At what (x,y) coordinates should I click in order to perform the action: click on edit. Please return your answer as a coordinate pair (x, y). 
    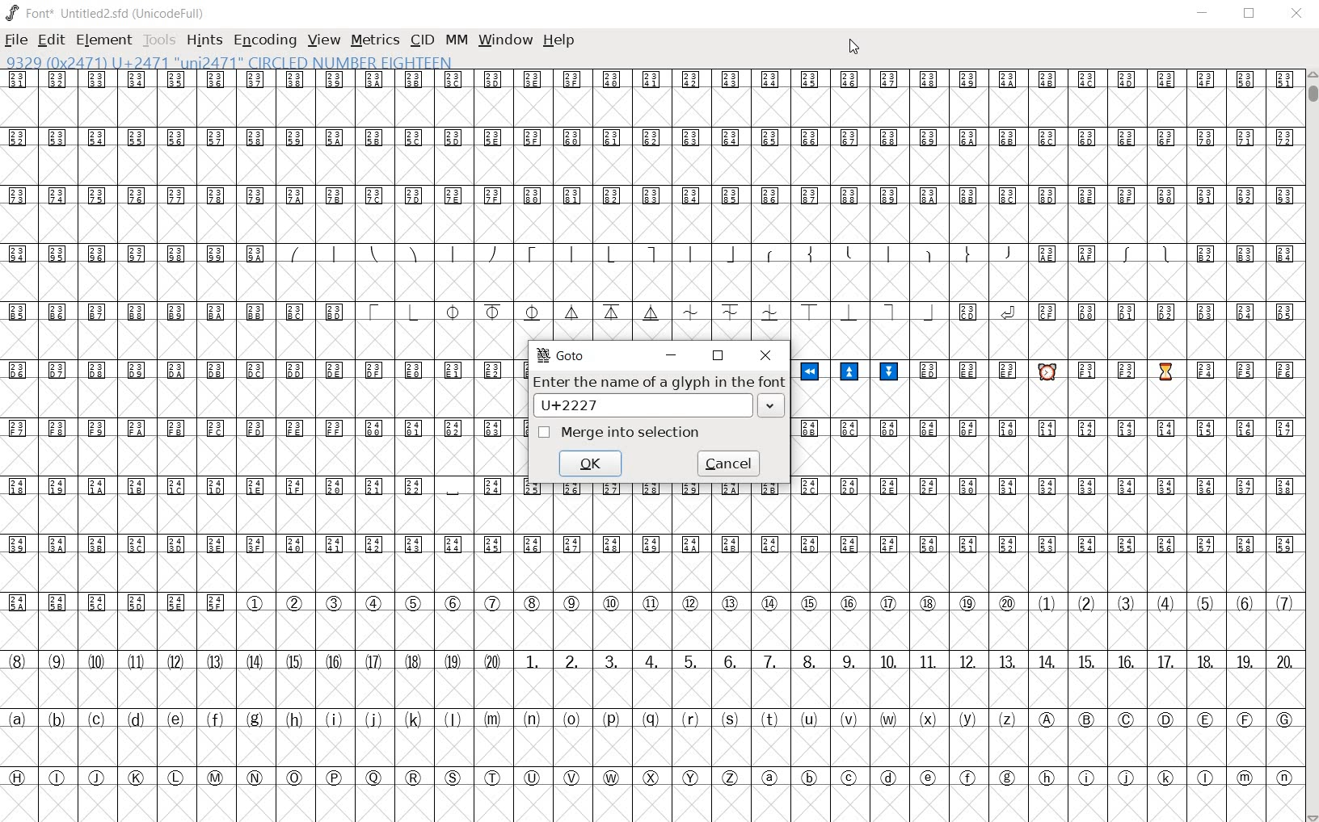
    Looking at the image, I should click on (50, 40).